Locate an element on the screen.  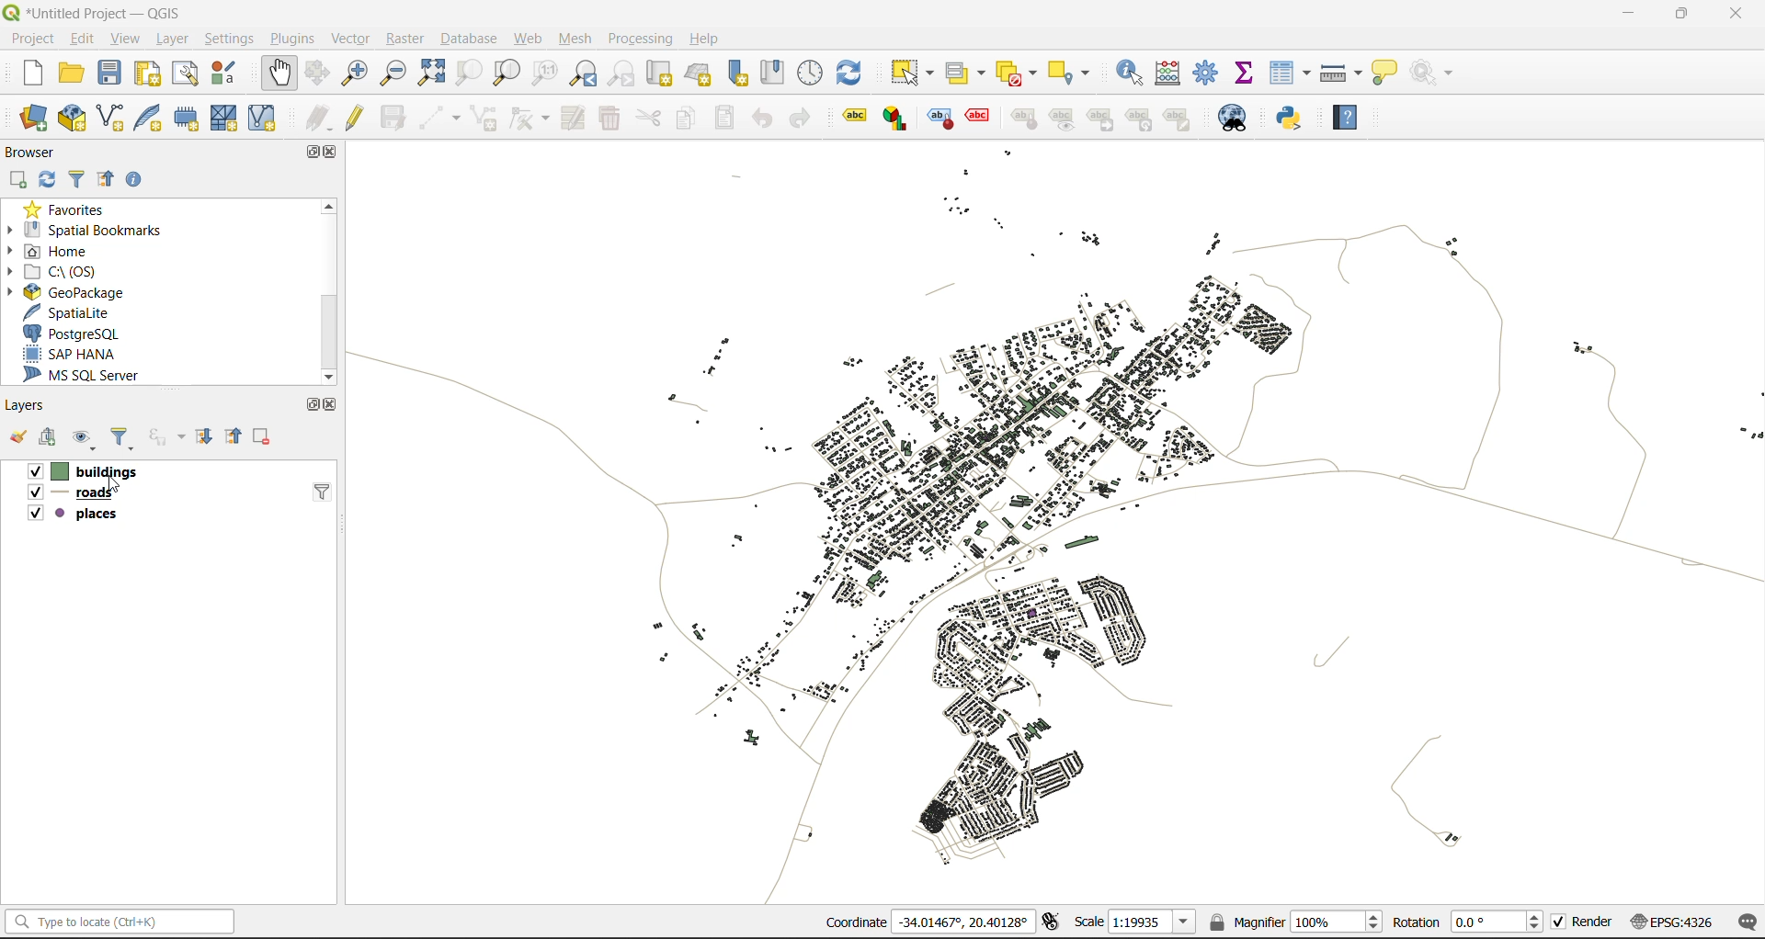
redo is located at coordinates (802, 120).